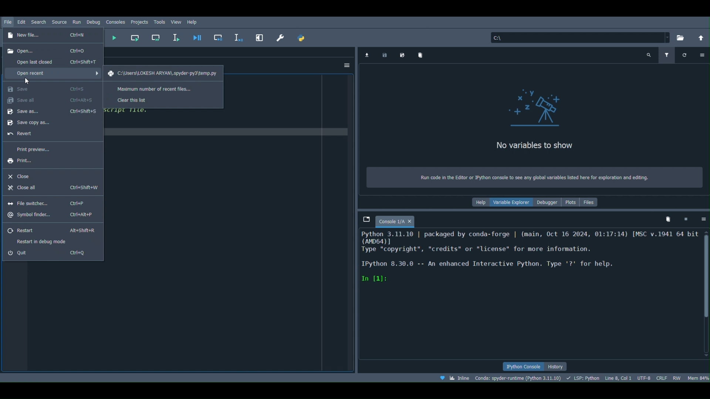  I want to click on Options, so click(344, 64).